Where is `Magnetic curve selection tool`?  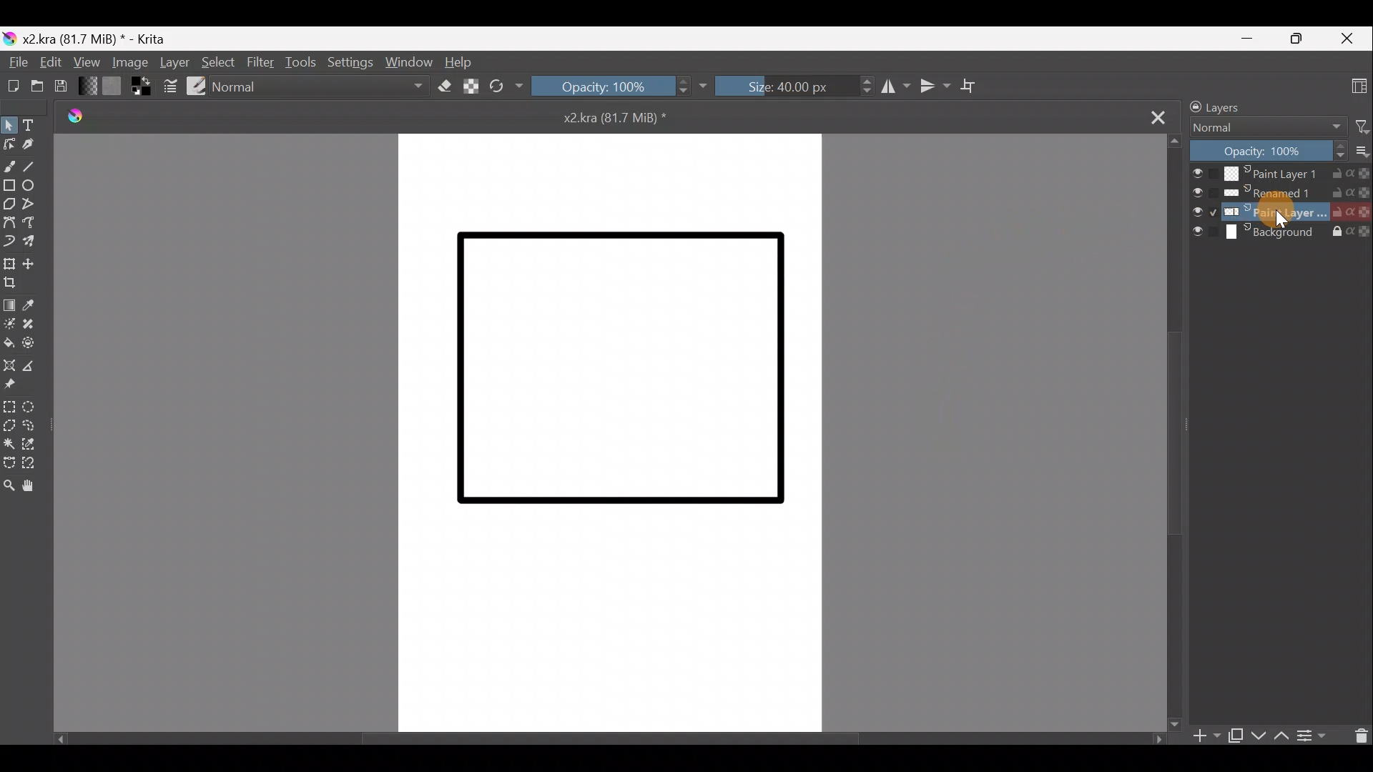
Magnetic curve selection tool is located at coordinates (33, 463).